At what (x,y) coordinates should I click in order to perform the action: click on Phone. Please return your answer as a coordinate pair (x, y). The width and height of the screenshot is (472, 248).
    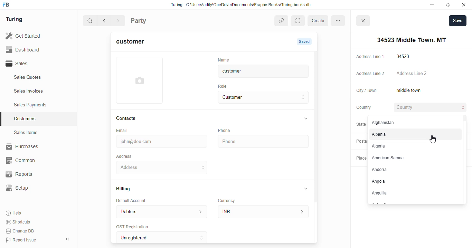
    Looking at the image, I should click on (265, 142).